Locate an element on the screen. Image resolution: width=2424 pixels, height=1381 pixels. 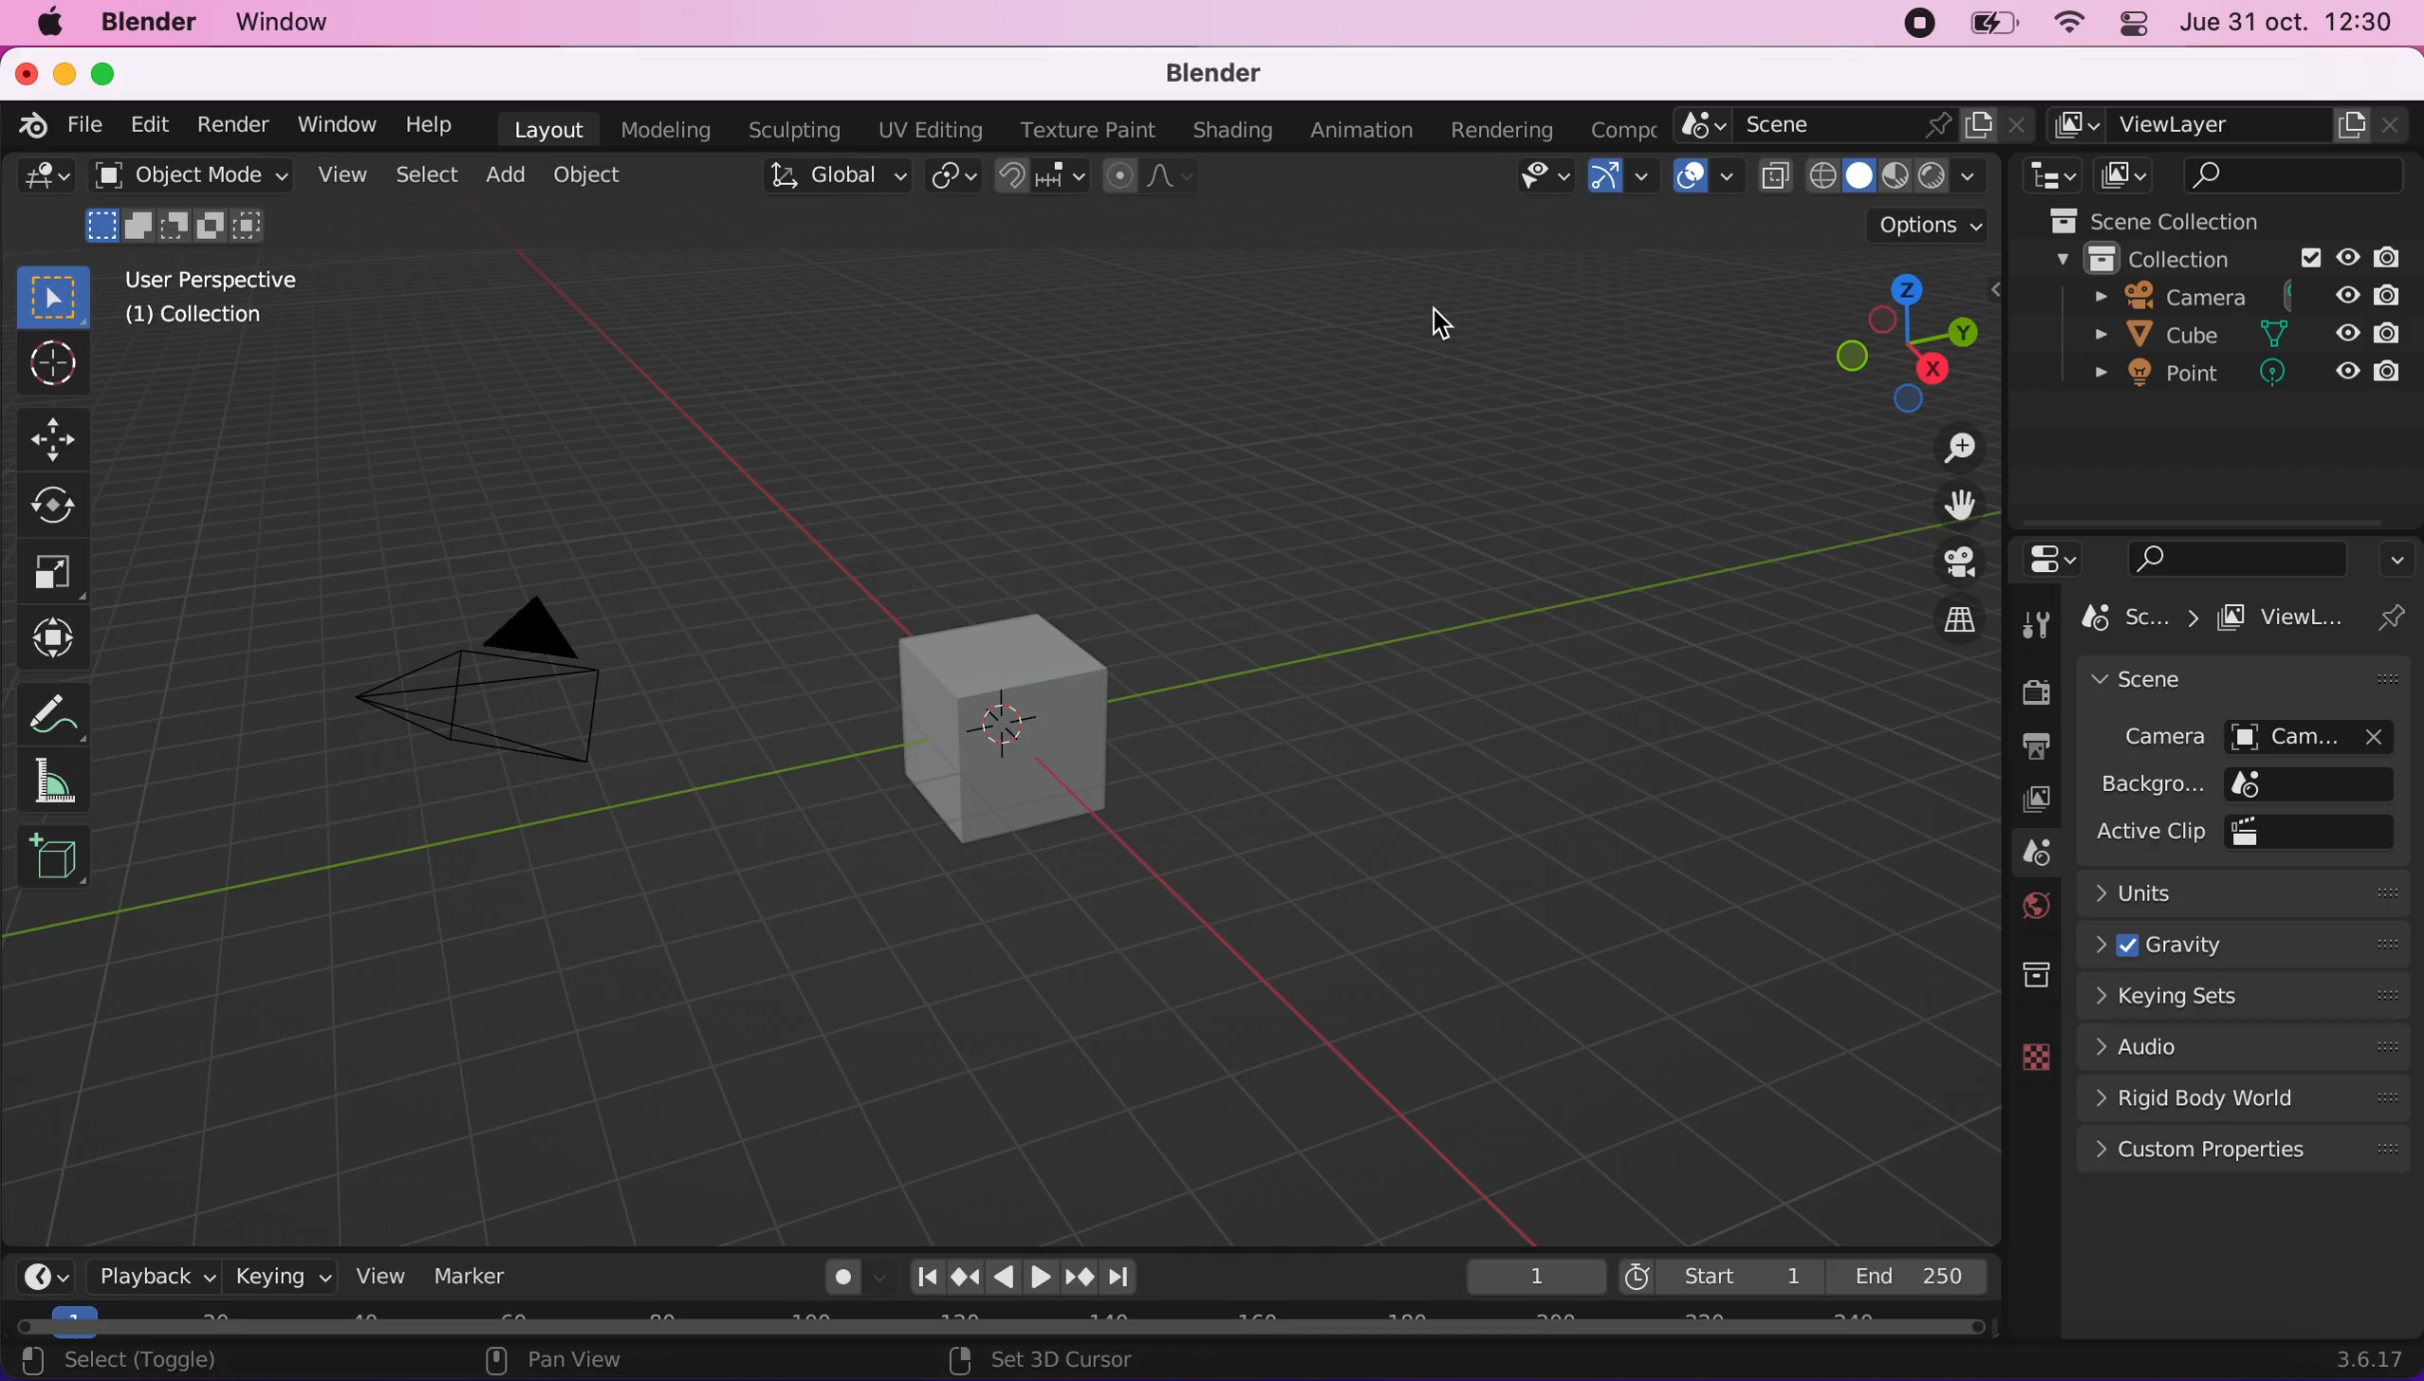
cube is located at coordinates (2160, 336).